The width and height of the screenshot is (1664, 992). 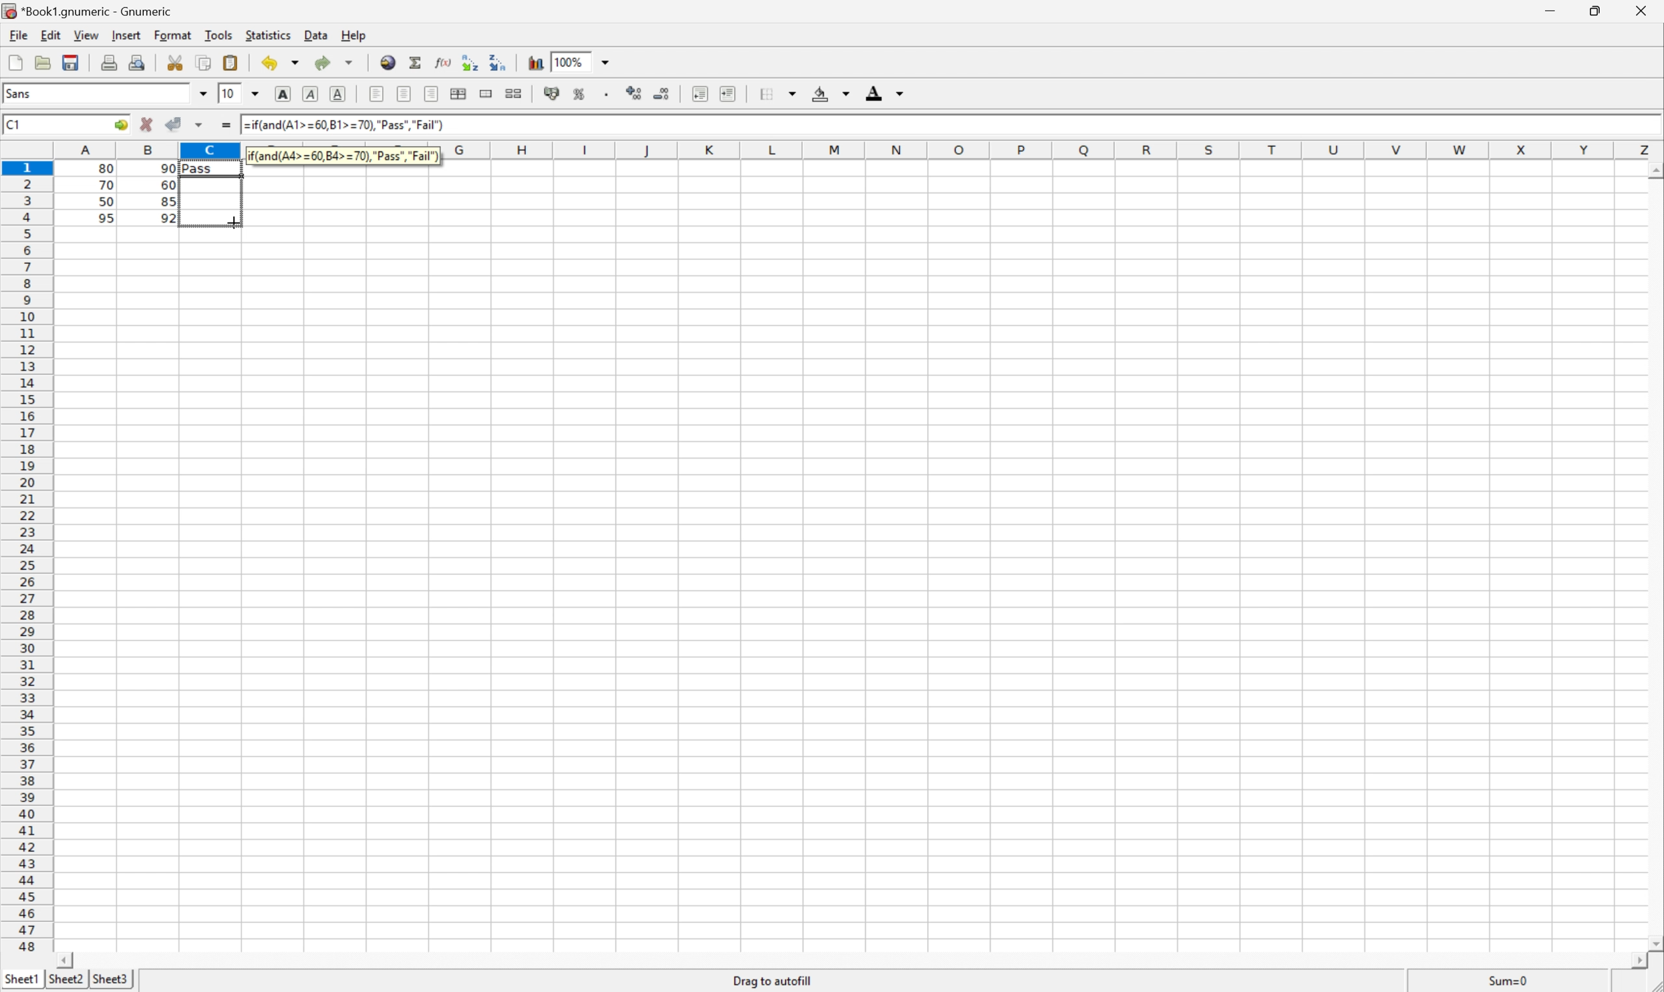 What do you see at coordinates (415, 61) in the screenshot?
I see `Sum into the current cell` at bounding box center [415, 61].